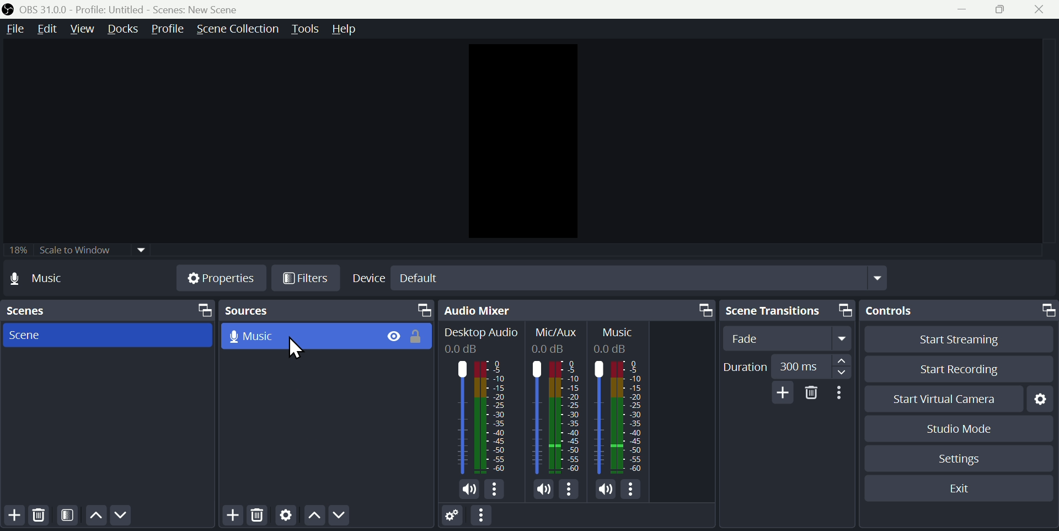  Describe the element at coordinates (453, 517) in the screenshot. I see `Settings` at that location.